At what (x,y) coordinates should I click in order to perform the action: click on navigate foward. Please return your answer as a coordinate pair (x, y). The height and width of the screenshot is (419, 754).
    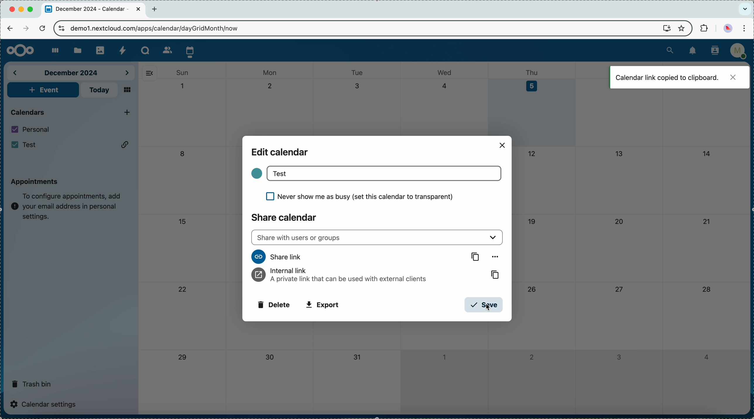
    Looking at the image, I should click on (25, 28).